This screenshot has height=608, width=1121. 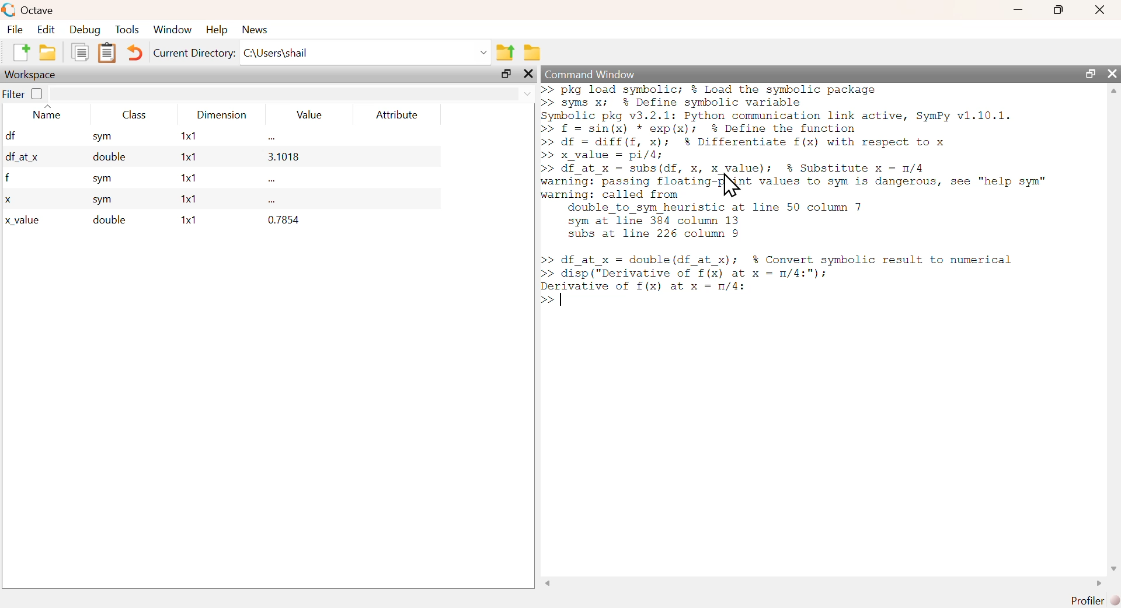 I want to click on double, so click(x=107, y=220).